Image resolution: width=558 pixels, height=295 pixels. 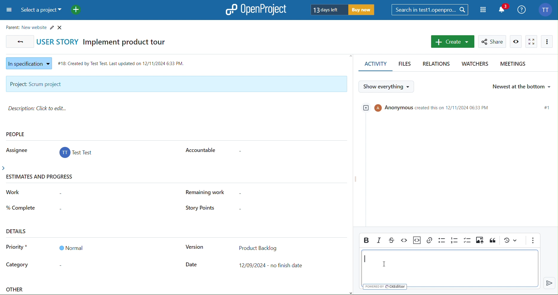 What do you see at coordinates (467, 241) in the screenshot?
I see `Checklist` at bounding box center [467, 241].